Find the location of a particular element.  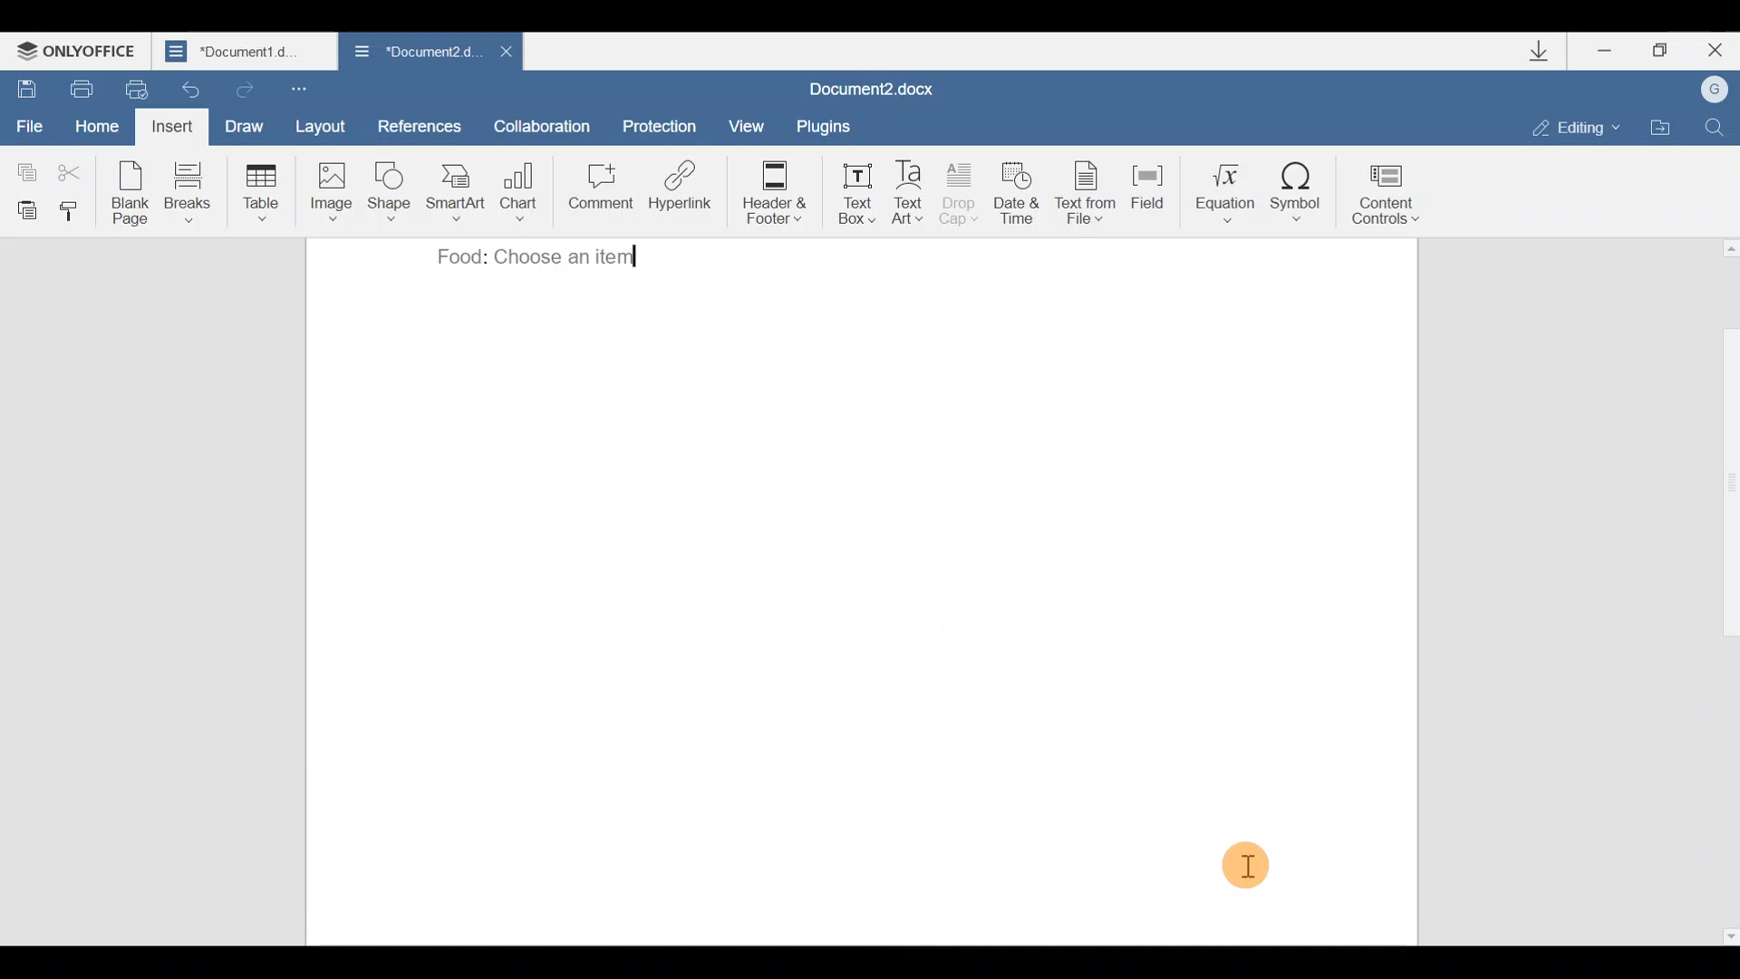

Blank page is located at coordinates (132, 191).